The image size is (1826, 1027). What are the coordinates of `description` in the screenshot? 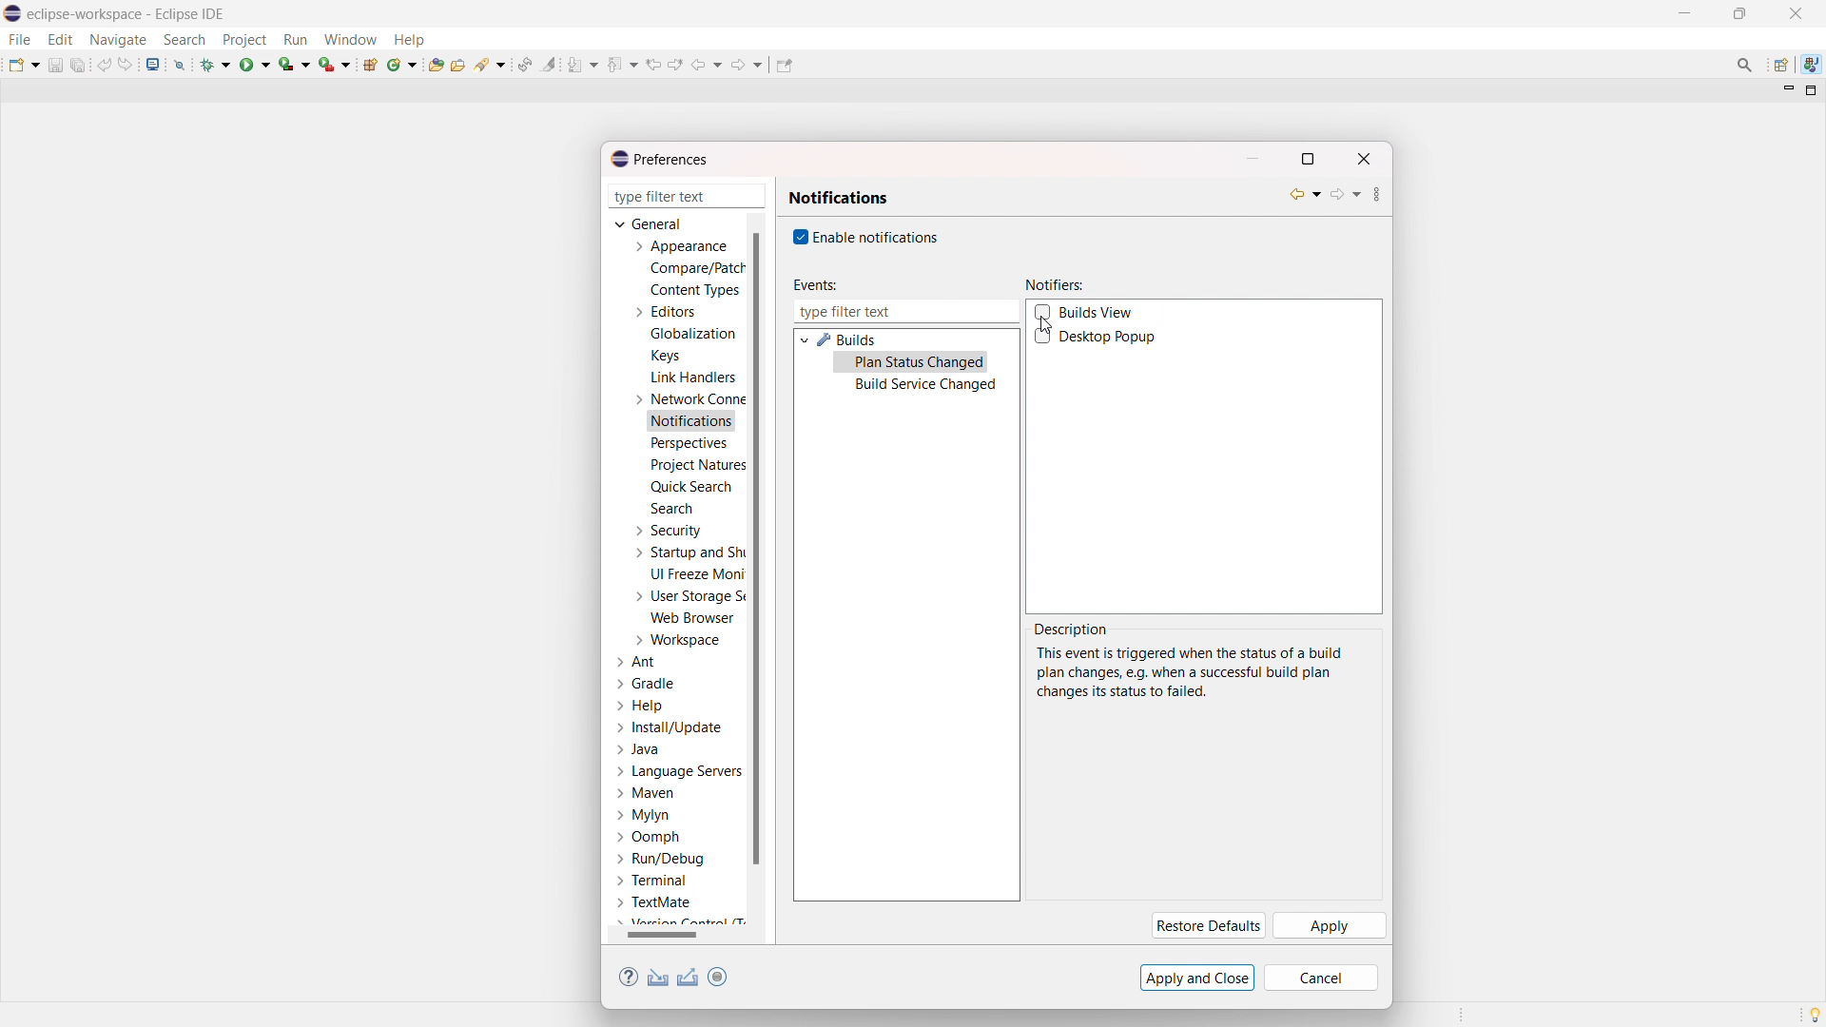 It's located at (1189, 672).